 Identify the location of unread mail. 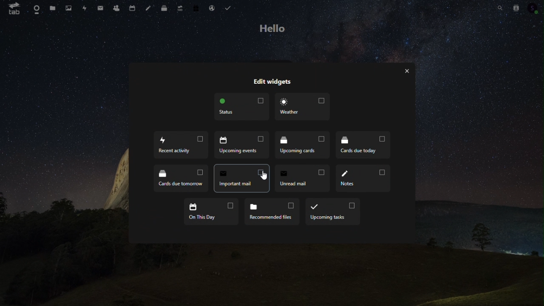
(301, 178).